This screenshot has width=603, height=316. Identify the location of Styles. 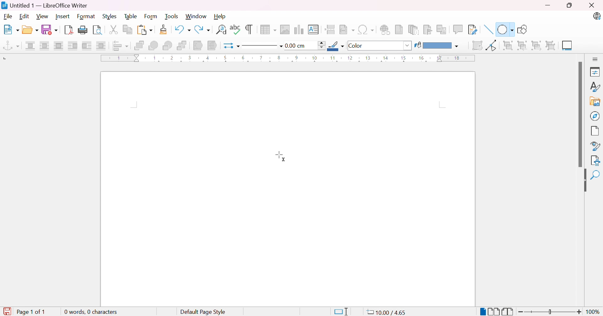
(109, 17).